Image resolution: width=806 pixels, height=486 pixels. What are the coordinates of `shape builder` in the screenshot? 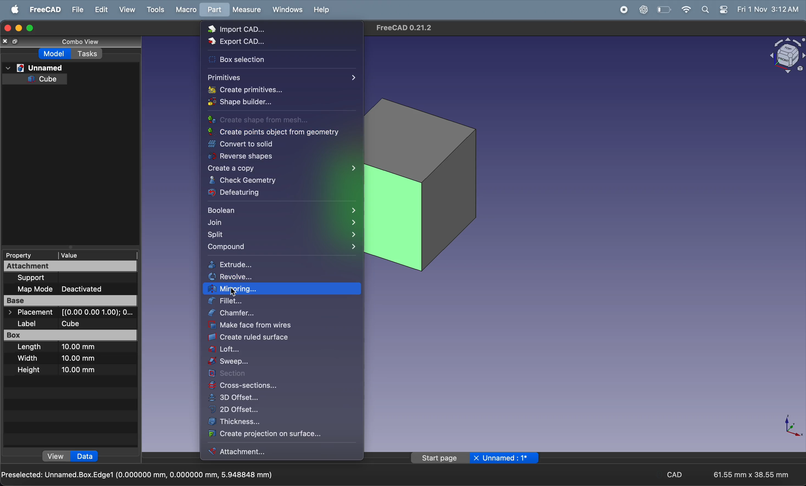 It's located at (282, 102).